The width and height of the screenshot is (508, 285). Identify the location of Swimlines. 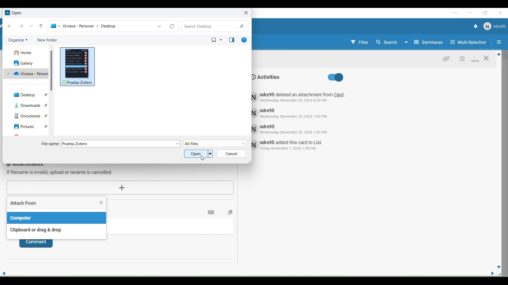
(429, 42).